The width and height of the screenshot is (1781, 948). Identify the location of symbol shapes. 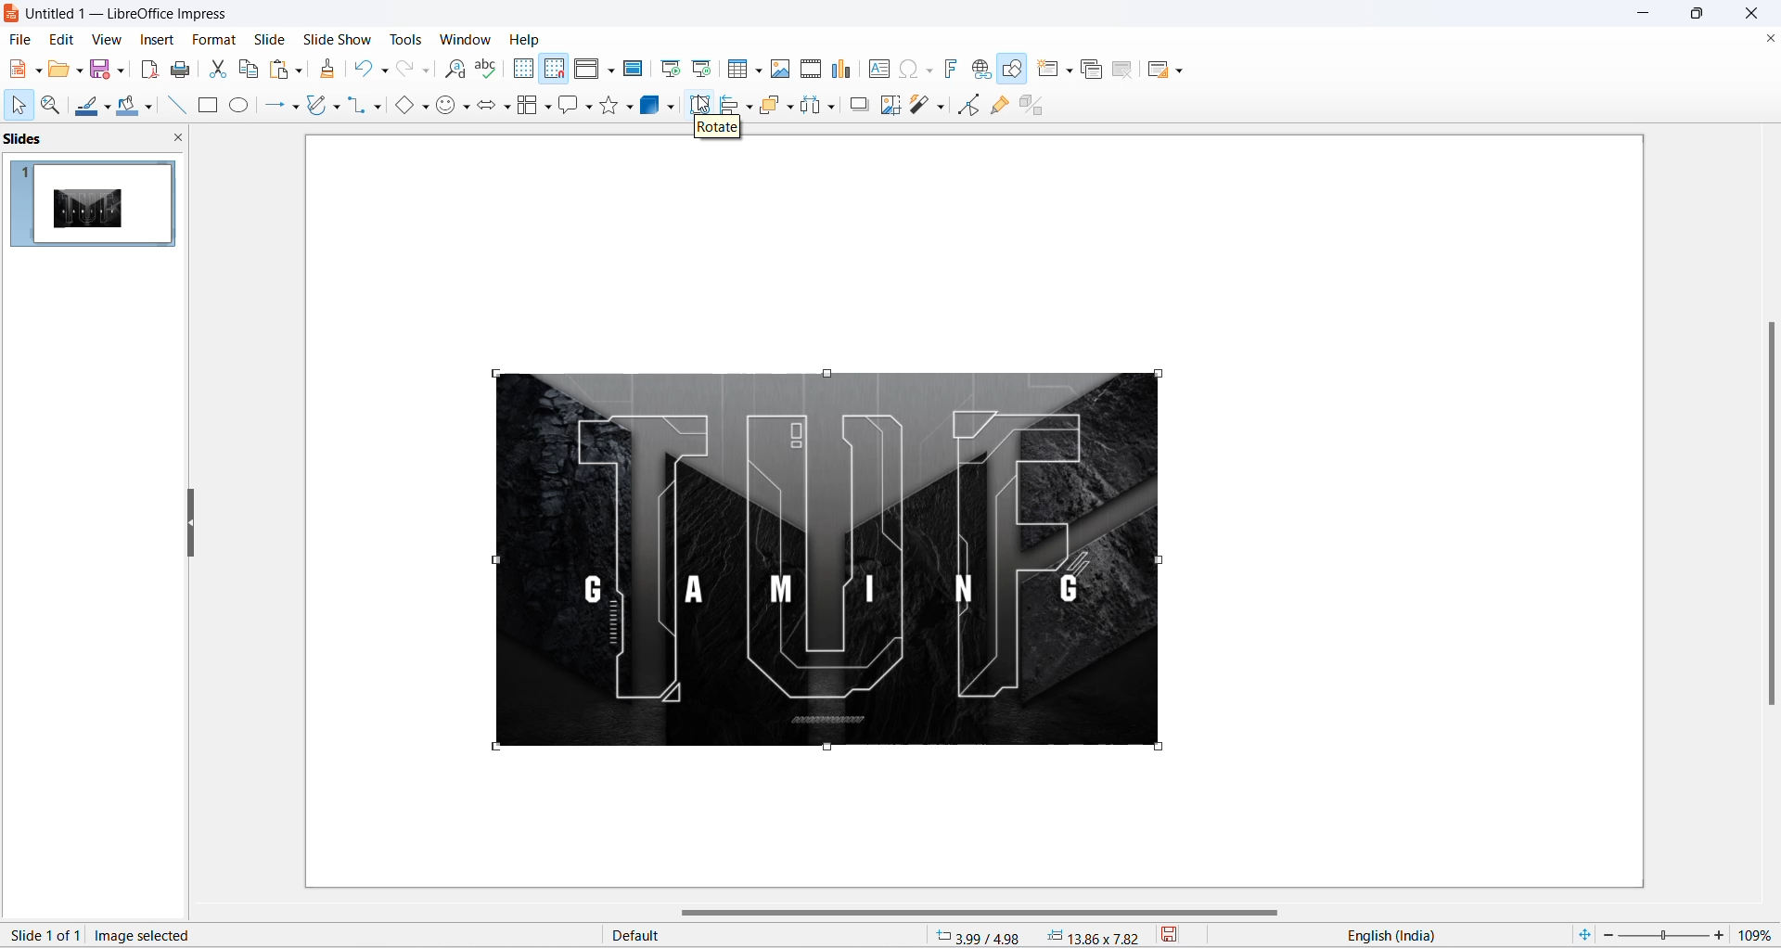
(468, 109).